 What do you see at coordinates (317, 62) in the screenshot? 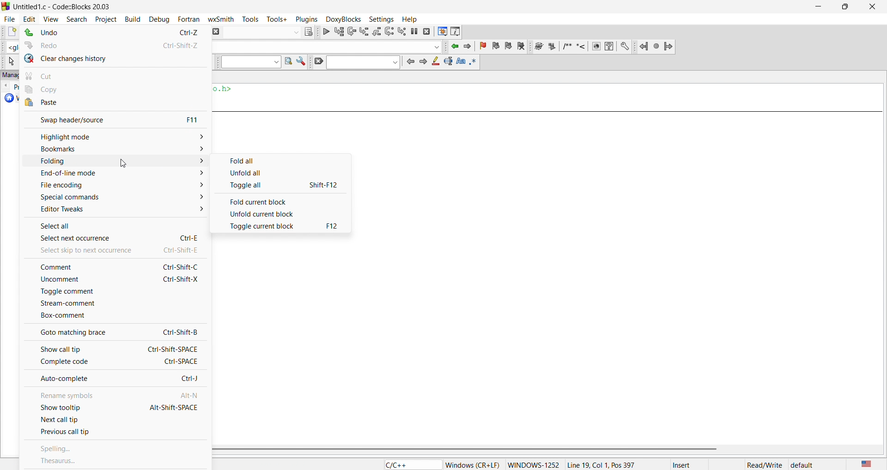
I see `clear` at bounding box center [317, 62].